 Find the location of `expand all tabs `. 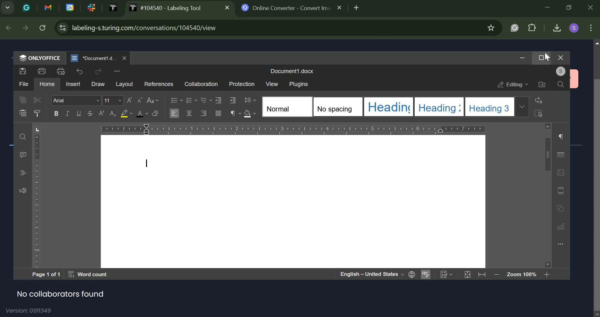

expand all tabs  is located at coordinates (8, 8).